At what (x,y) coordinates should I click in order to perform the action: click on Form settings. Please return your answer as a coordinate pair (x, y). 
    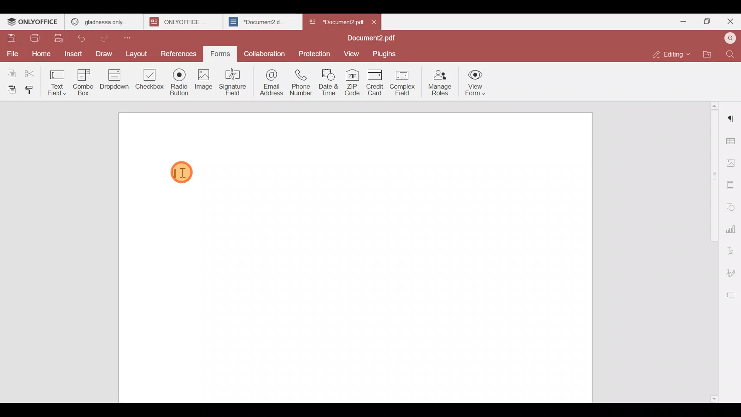
    Looking at the image, I should click on (730, 294).